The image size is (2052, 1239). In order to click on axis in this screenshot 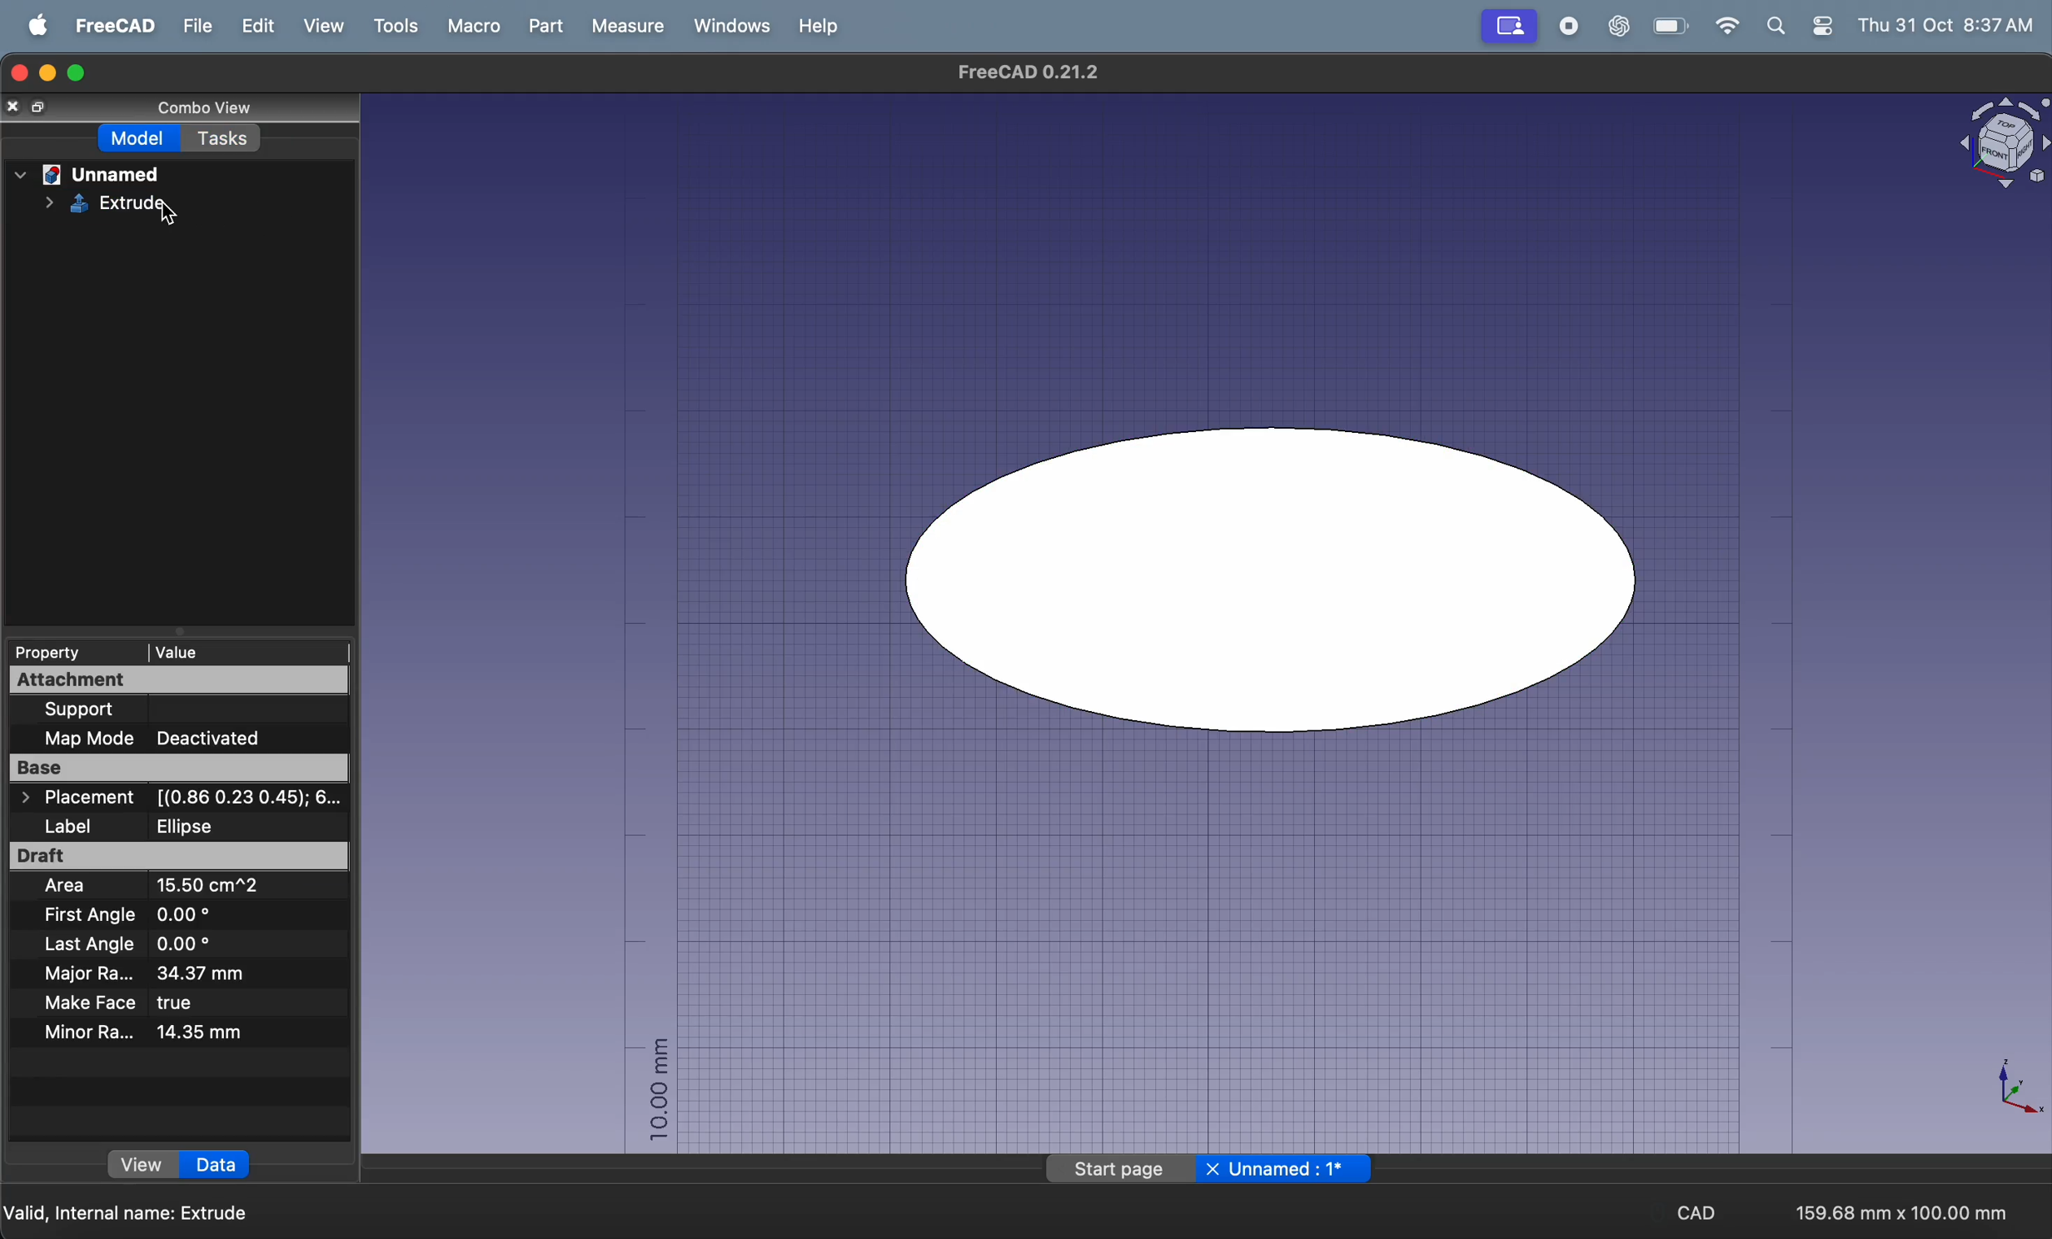, I will do `click(2008, 1089)`.